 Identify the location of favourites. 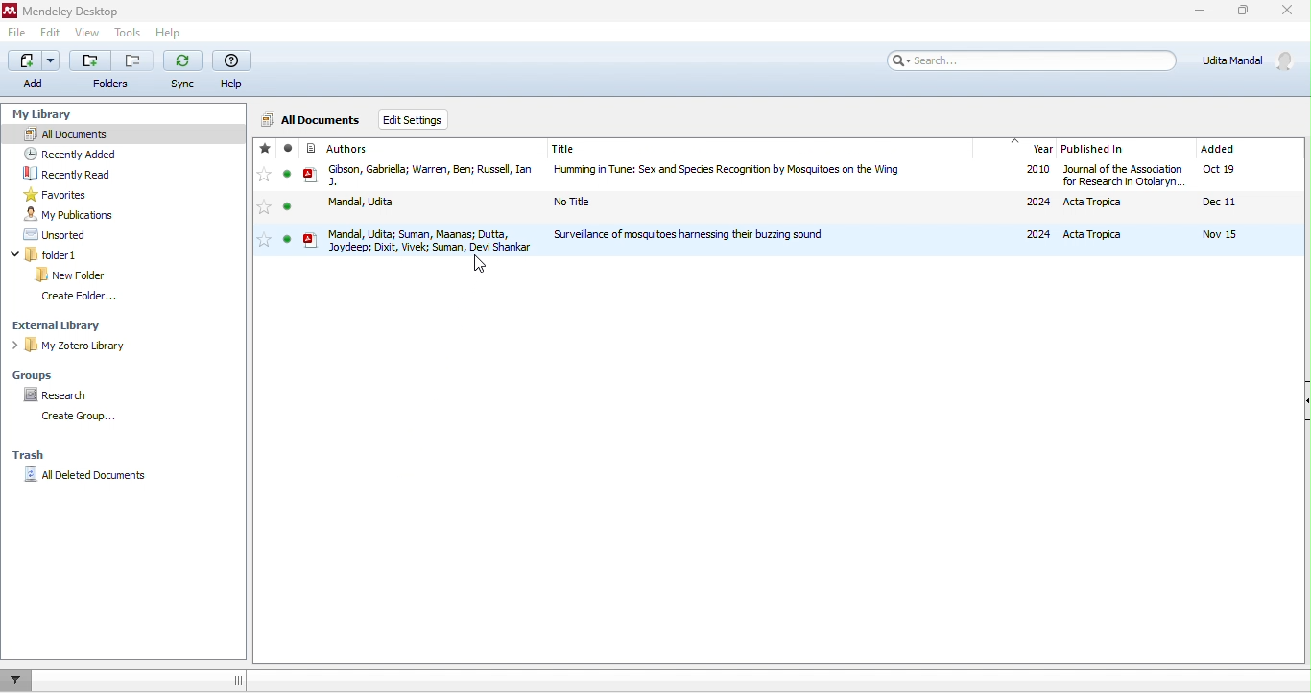
(64, 194).